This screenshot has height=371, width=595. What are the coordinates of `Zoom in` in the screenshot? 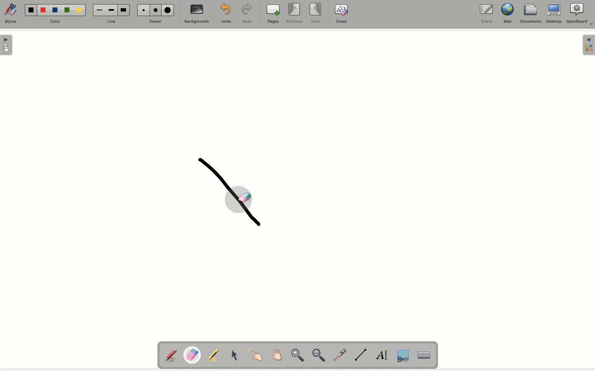 It's located at (297, 356).